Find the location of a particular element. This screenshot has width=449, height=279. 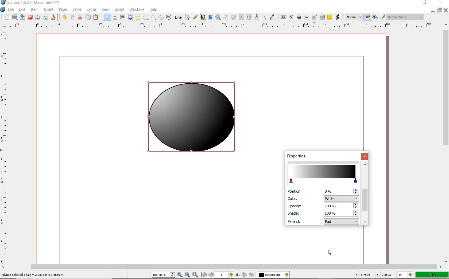

SAVE AS PDF is located at coordinates (54, 18).